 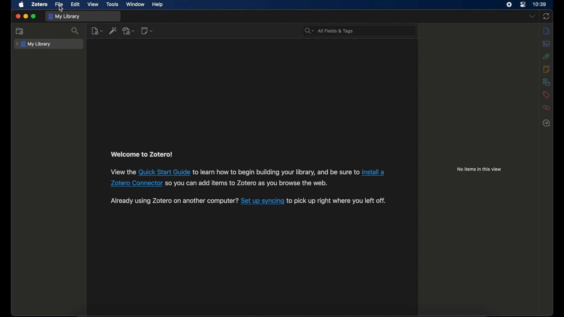 What do you see at coordinates (135, 4) in the screenshot?
I see `window` at bounding box center [135, 4].